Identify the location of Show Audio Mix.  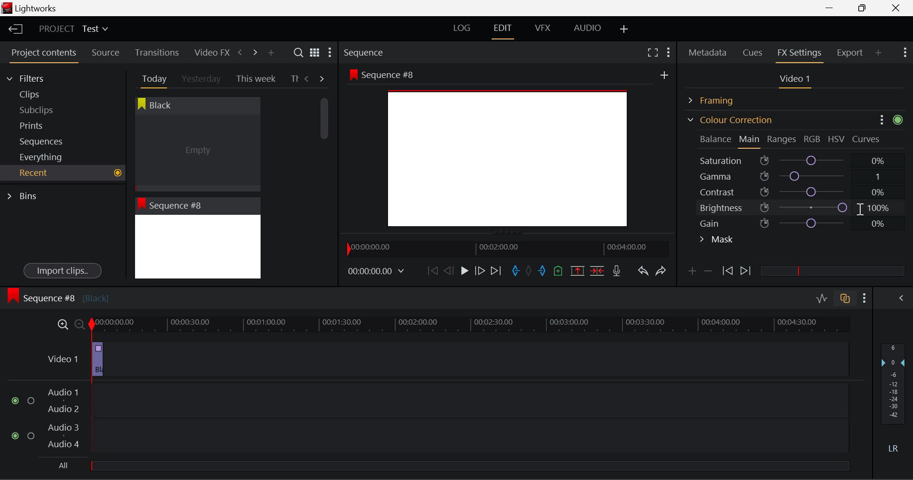
(902, 297).